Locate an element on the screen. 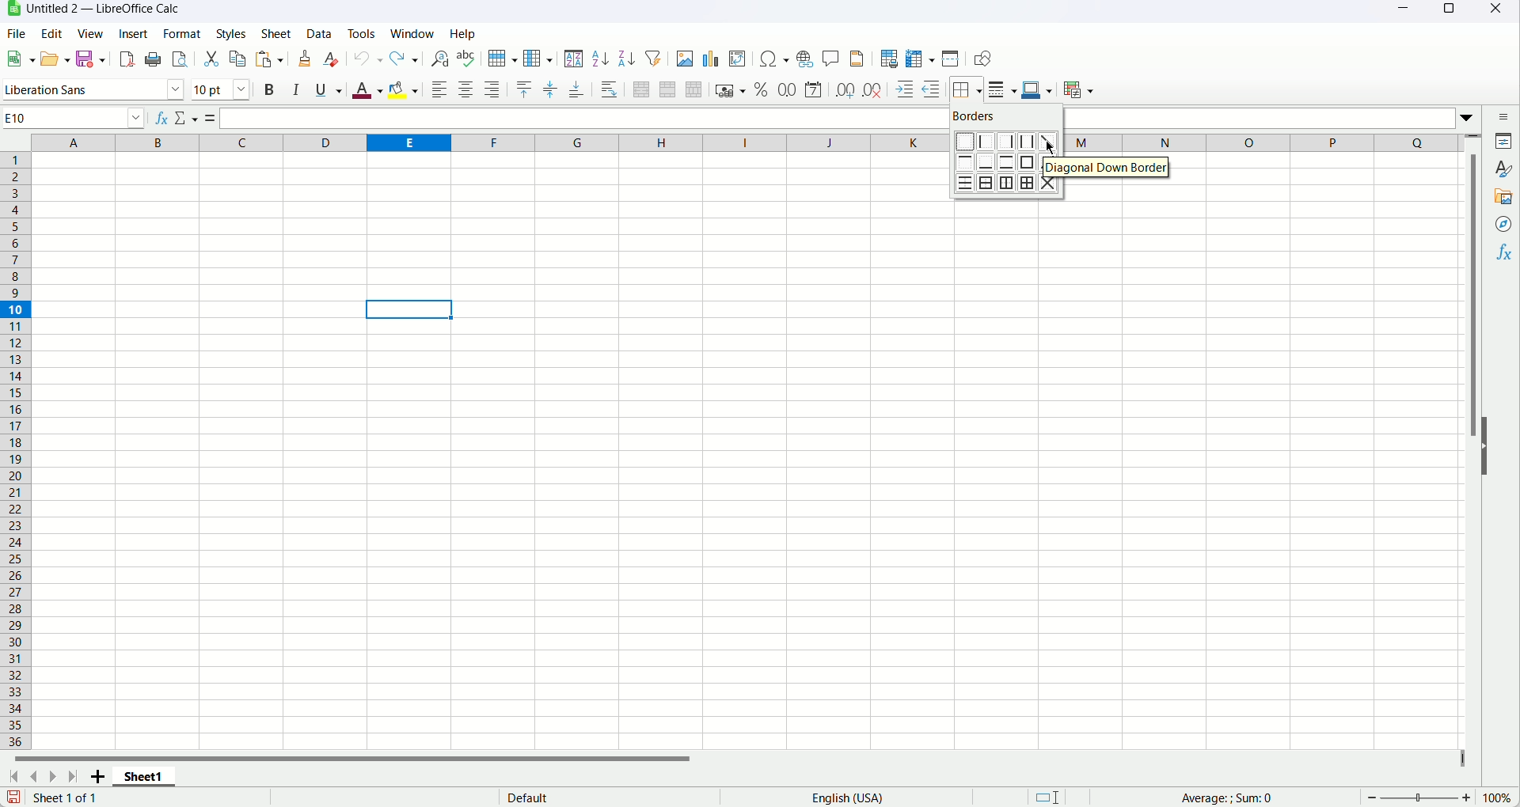 The width and height of the screenshot is (1520, 807). Toggle print preview is located at coordinates (180, 59).